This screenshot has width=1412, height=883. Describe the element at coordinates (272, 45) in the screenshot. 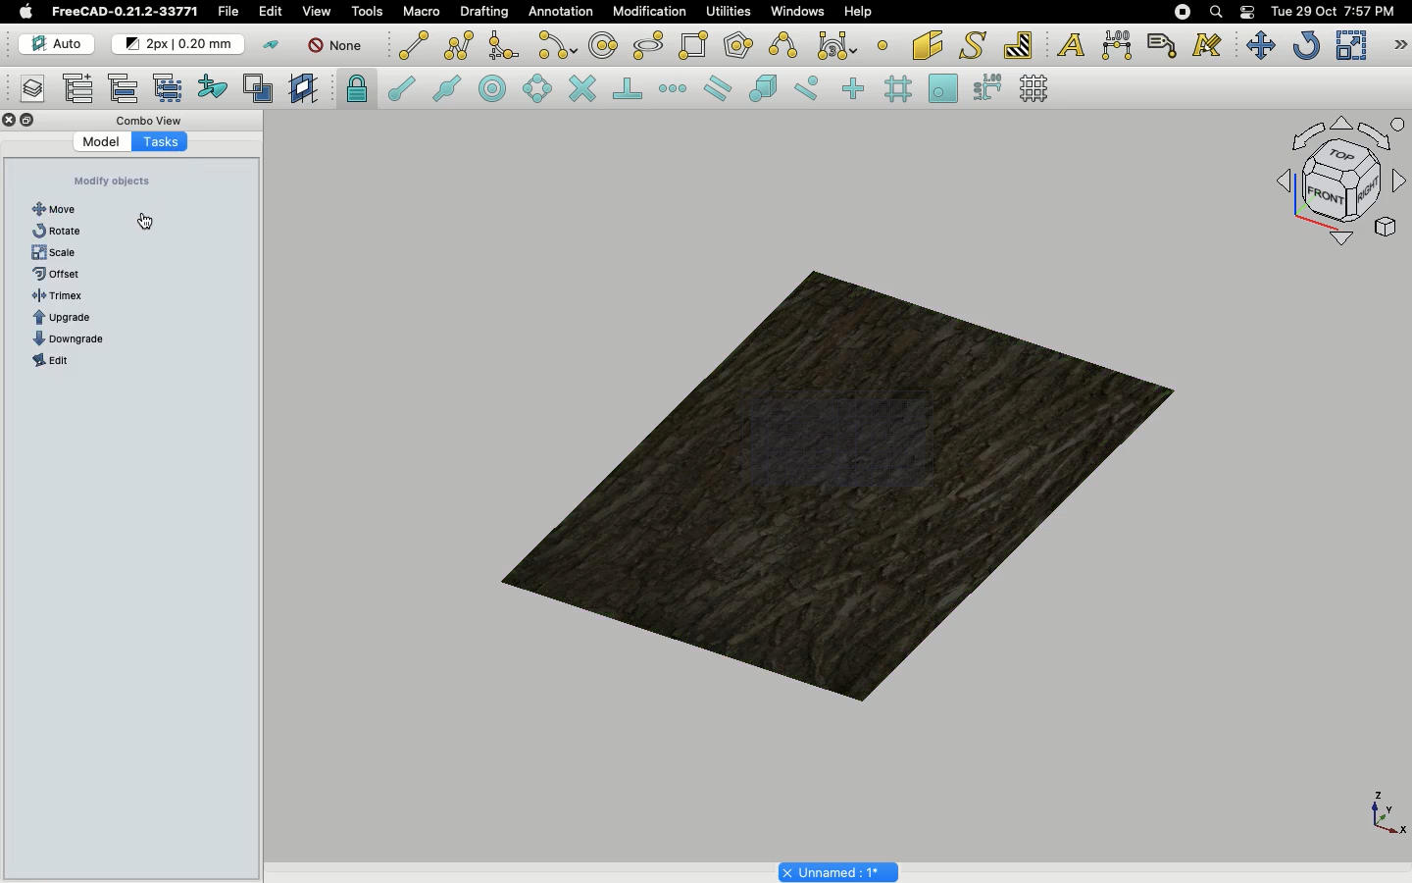

I see `Toggle construction mode` at that location.